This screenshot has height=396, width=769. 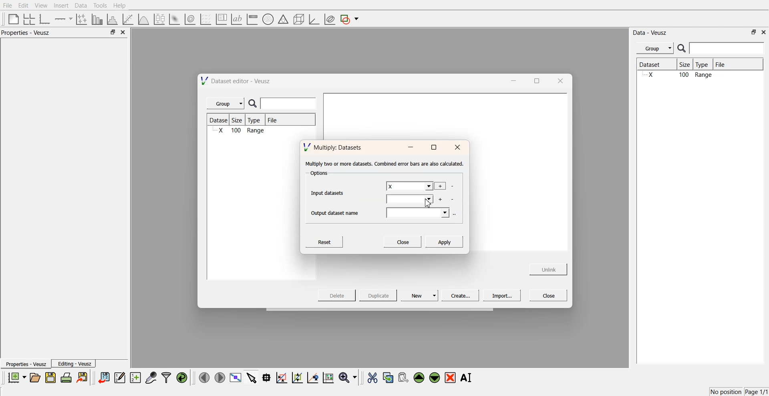 I want to click on add , so click(x=440, y=199).